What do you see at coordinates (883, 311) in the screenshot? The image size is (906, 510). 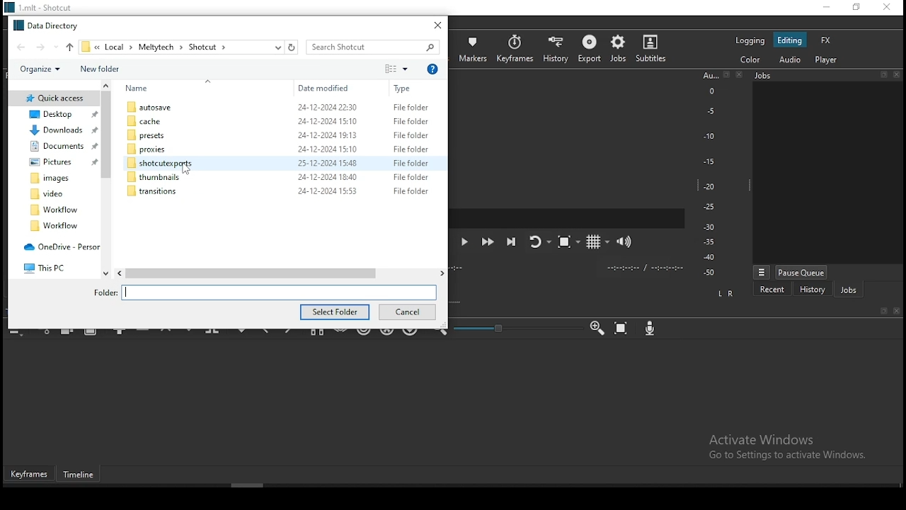 I see `Bookmark` at bounding box center [883, 311].